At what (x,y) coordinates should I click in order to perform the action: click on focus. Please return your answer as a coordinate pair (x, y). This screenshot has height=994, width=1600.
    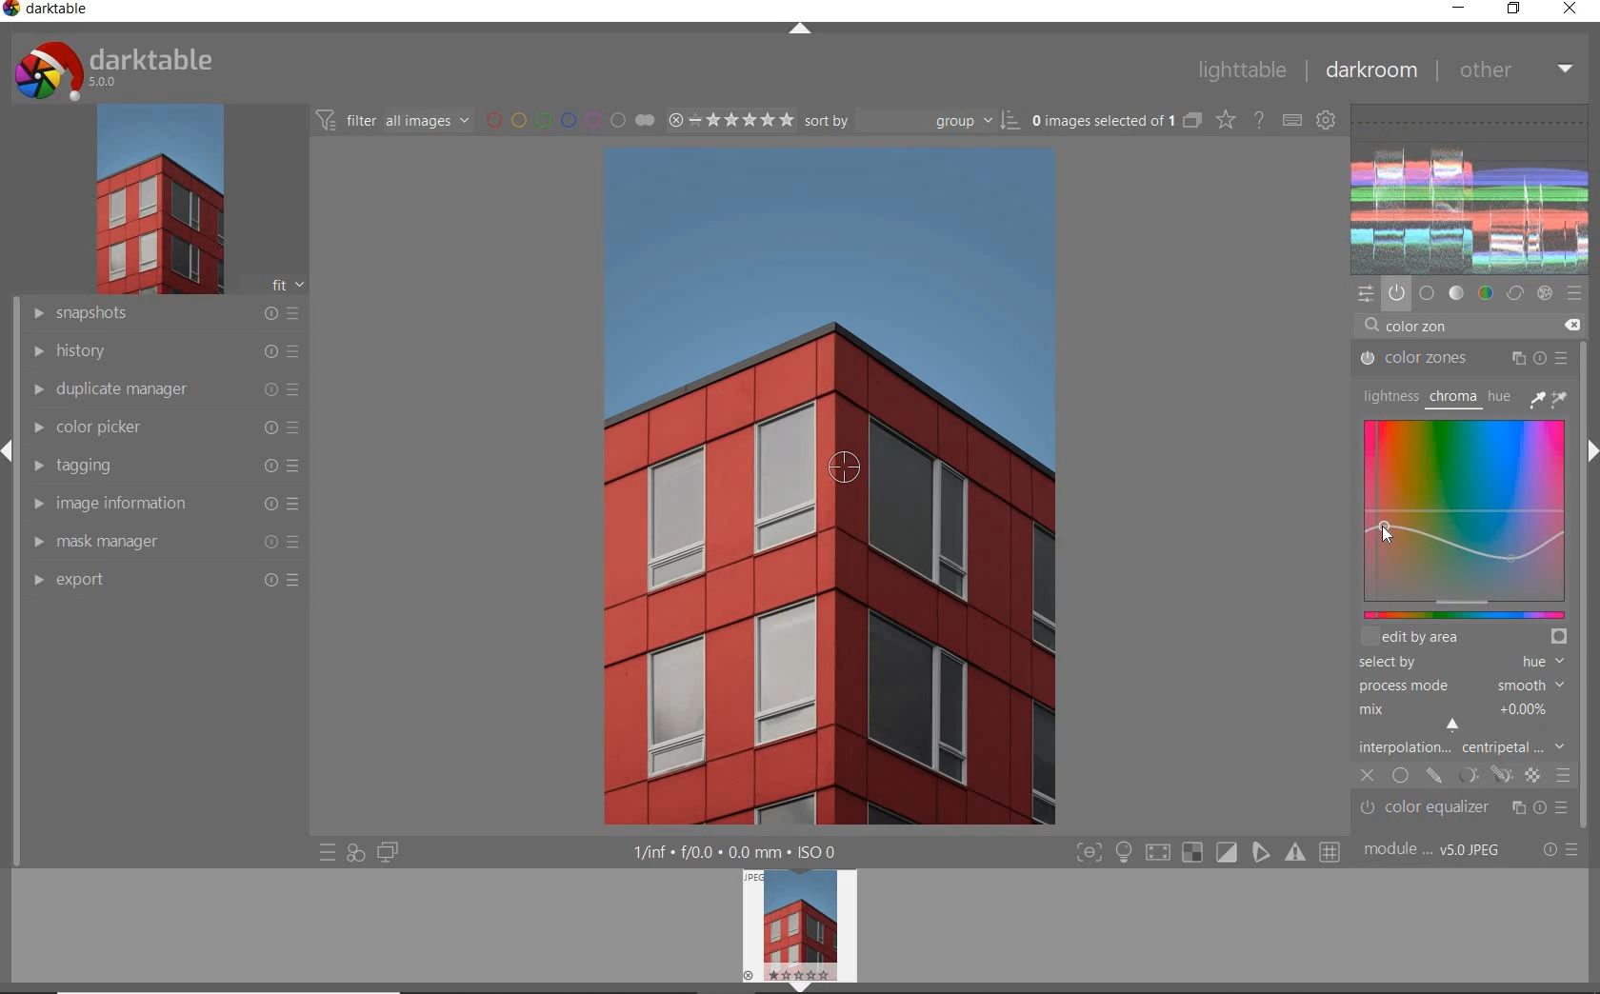
    Looking at the image, I should click on (1085, 851).